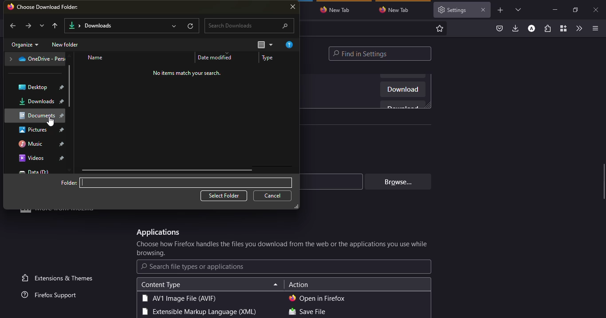  Describe the element at coordinates (34, 87) in the screenshot. I see `location` at that location.